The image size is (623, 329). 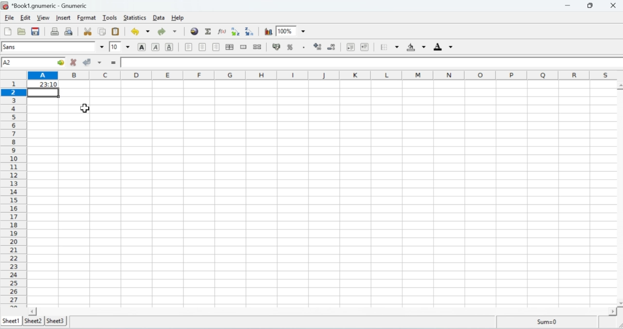 What do you see at coordinates (11, 321) in the screenshot?
I see `Sheet 1 ` at bounding box center [11, 321].